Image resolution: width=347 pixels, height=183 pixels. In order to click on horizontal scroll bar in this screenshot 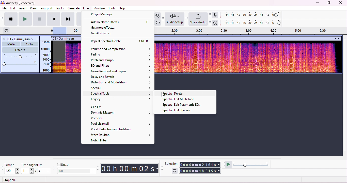, I will do `click(169, 158)`.